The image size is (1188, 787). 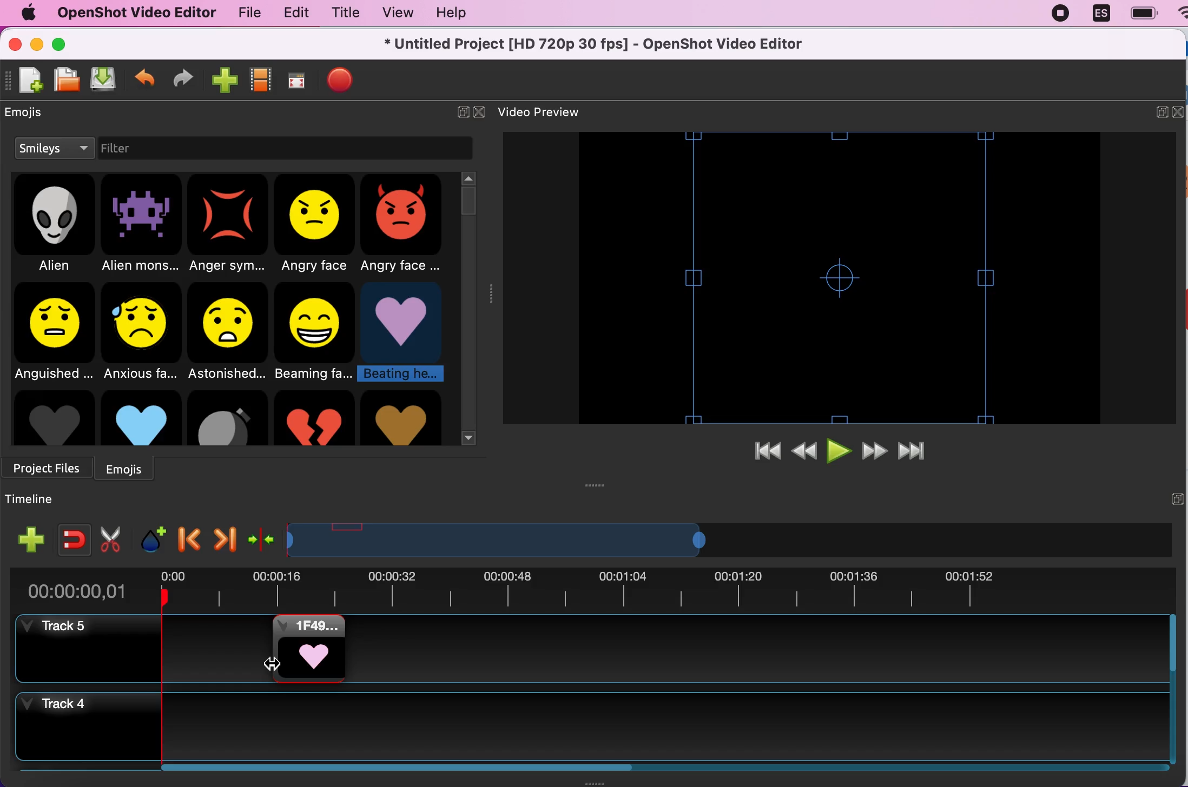 I want to click on angry face 2, so click(x=405, y=226).